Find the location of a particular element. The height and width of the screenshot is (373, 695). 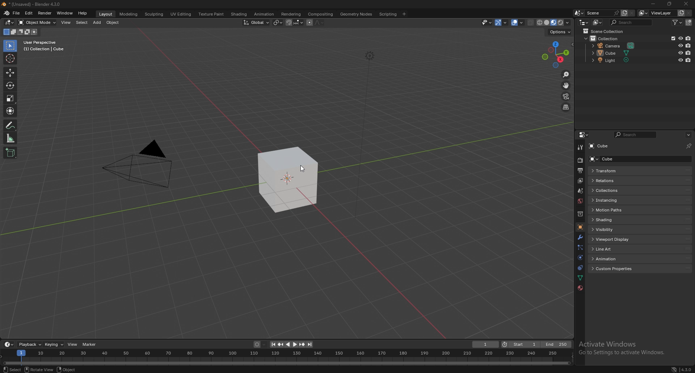

uv editing is located at coordinates (181, 14).